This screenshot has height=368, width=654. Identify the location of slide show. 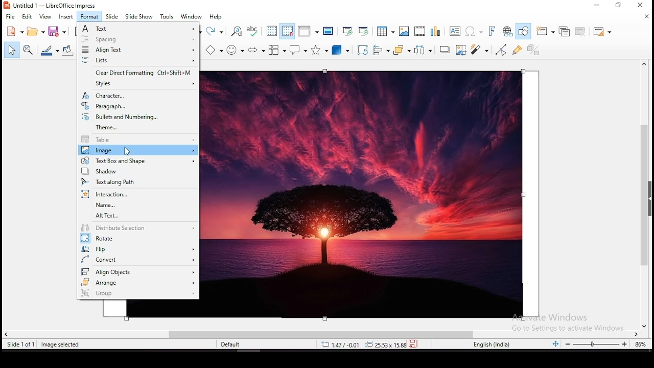
(139, 16).